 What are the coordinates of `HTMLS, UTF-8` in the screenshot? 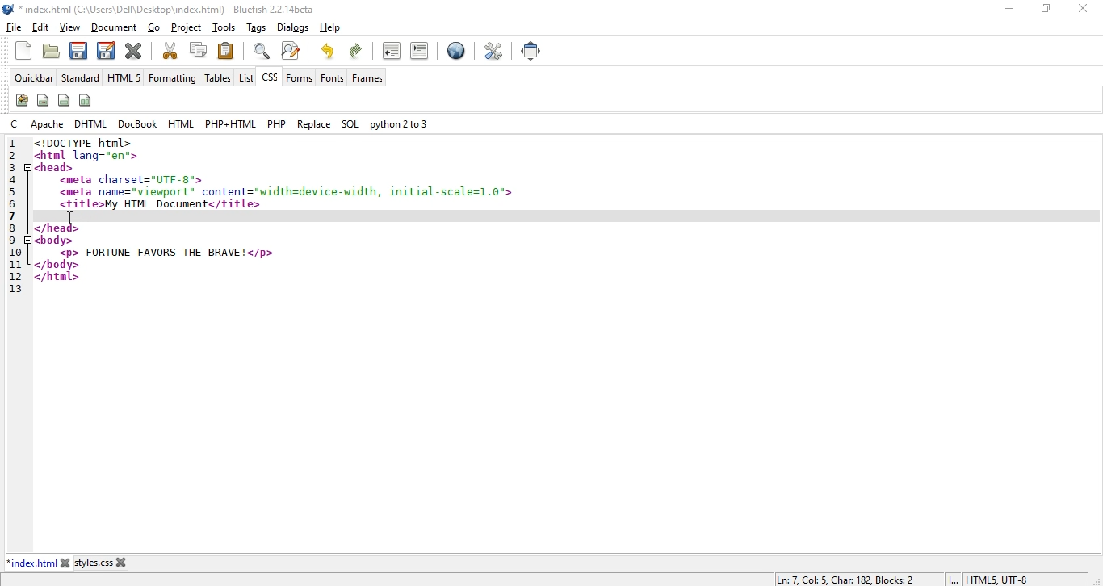 It's located at (997, 580).